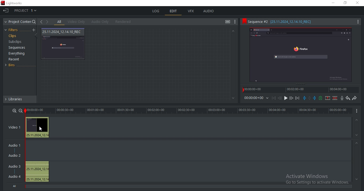  What do you see at coordinates (314, 98) in the screenshot?
I see `add a out mark` at bounding box center [314, 98].